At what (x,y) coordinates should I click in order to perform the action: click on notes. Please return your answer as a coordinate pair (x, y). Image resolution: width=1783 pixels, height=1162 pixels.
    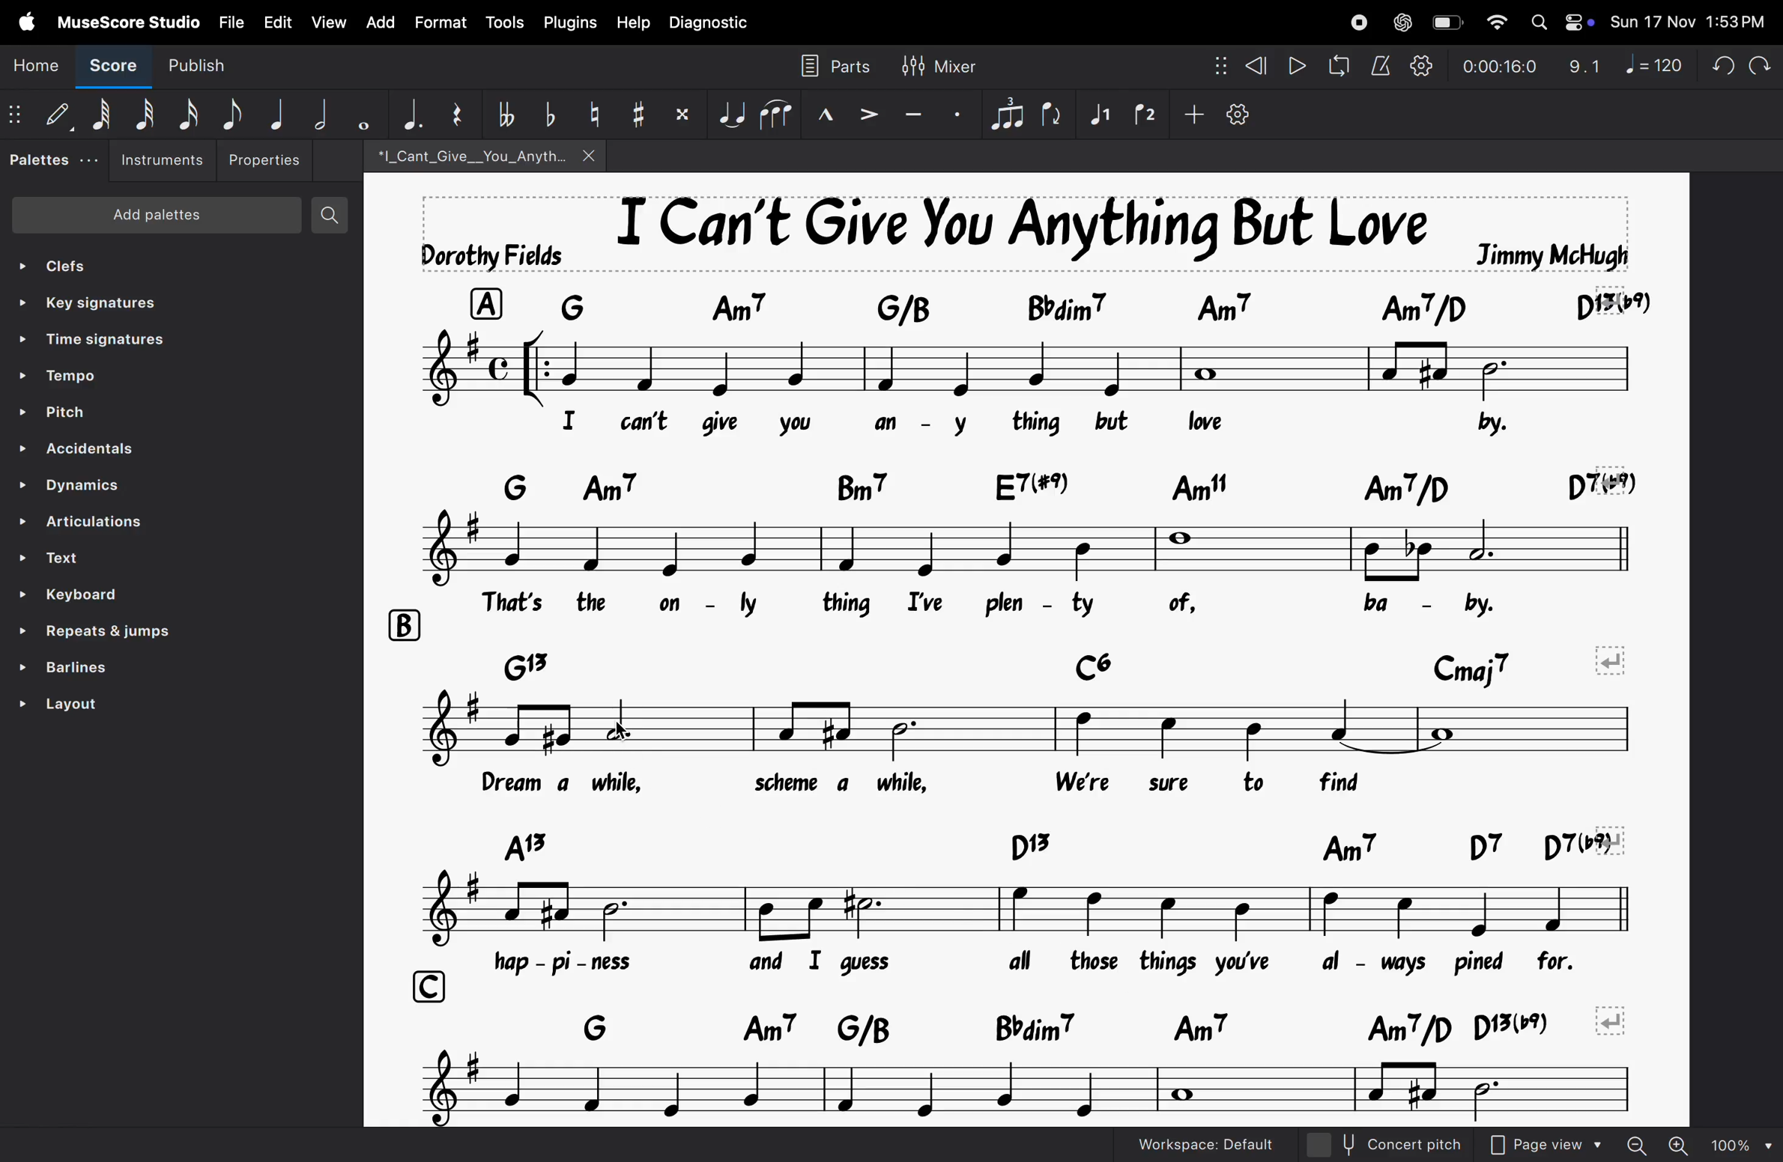
    Looking at the image, I should click on (1018, 910).